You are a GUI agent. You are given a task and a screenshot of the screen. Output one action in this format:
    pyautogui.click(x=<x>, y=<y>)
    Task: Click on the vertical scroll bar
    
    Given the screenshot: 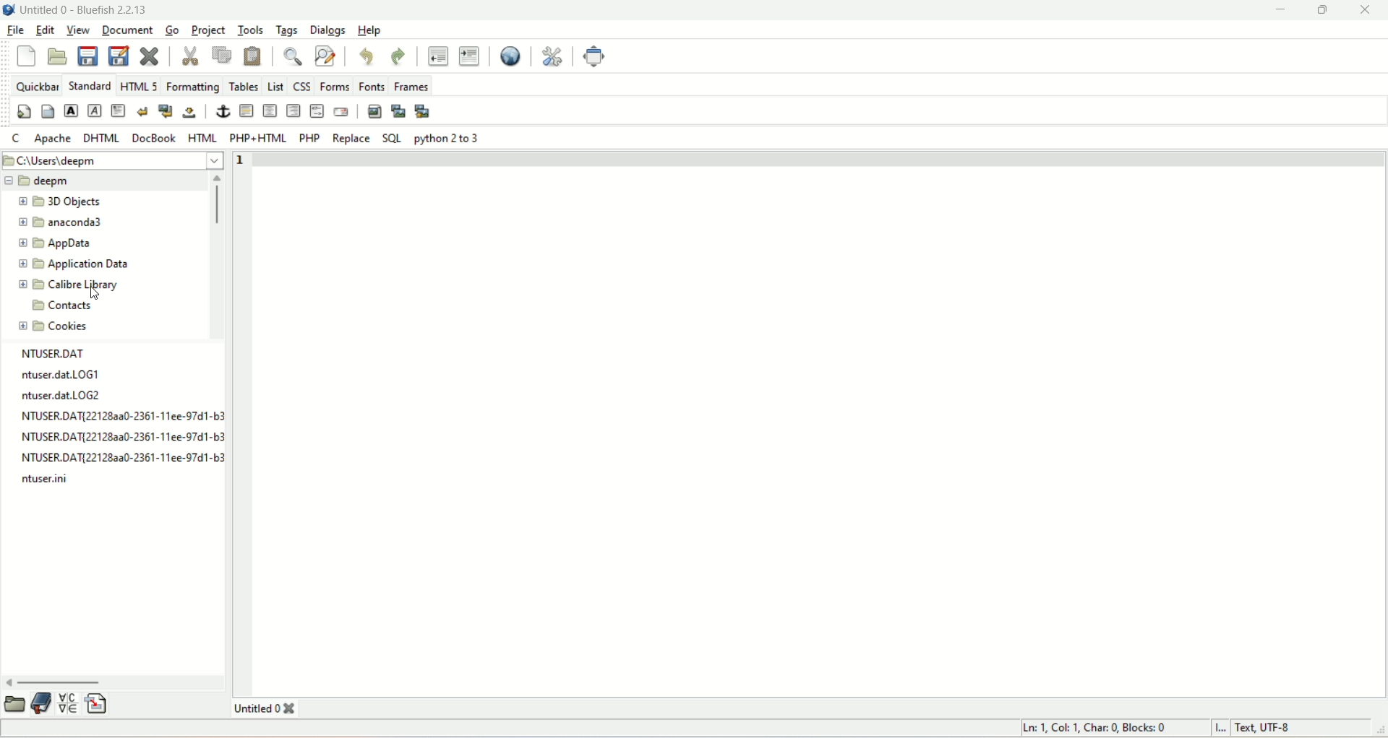 What is the action you would take?
    pyautogui.click(x=215, y=259)
    